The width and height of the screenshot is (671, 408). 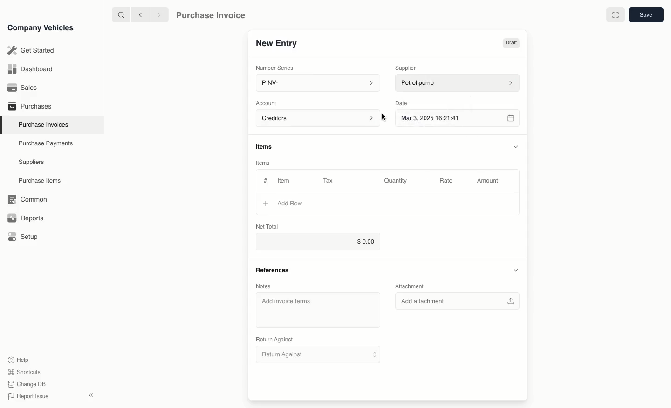 What do you see at coordinates (21, 360) in the screenshot?
I see `Help` at bounding box center [21, 360].